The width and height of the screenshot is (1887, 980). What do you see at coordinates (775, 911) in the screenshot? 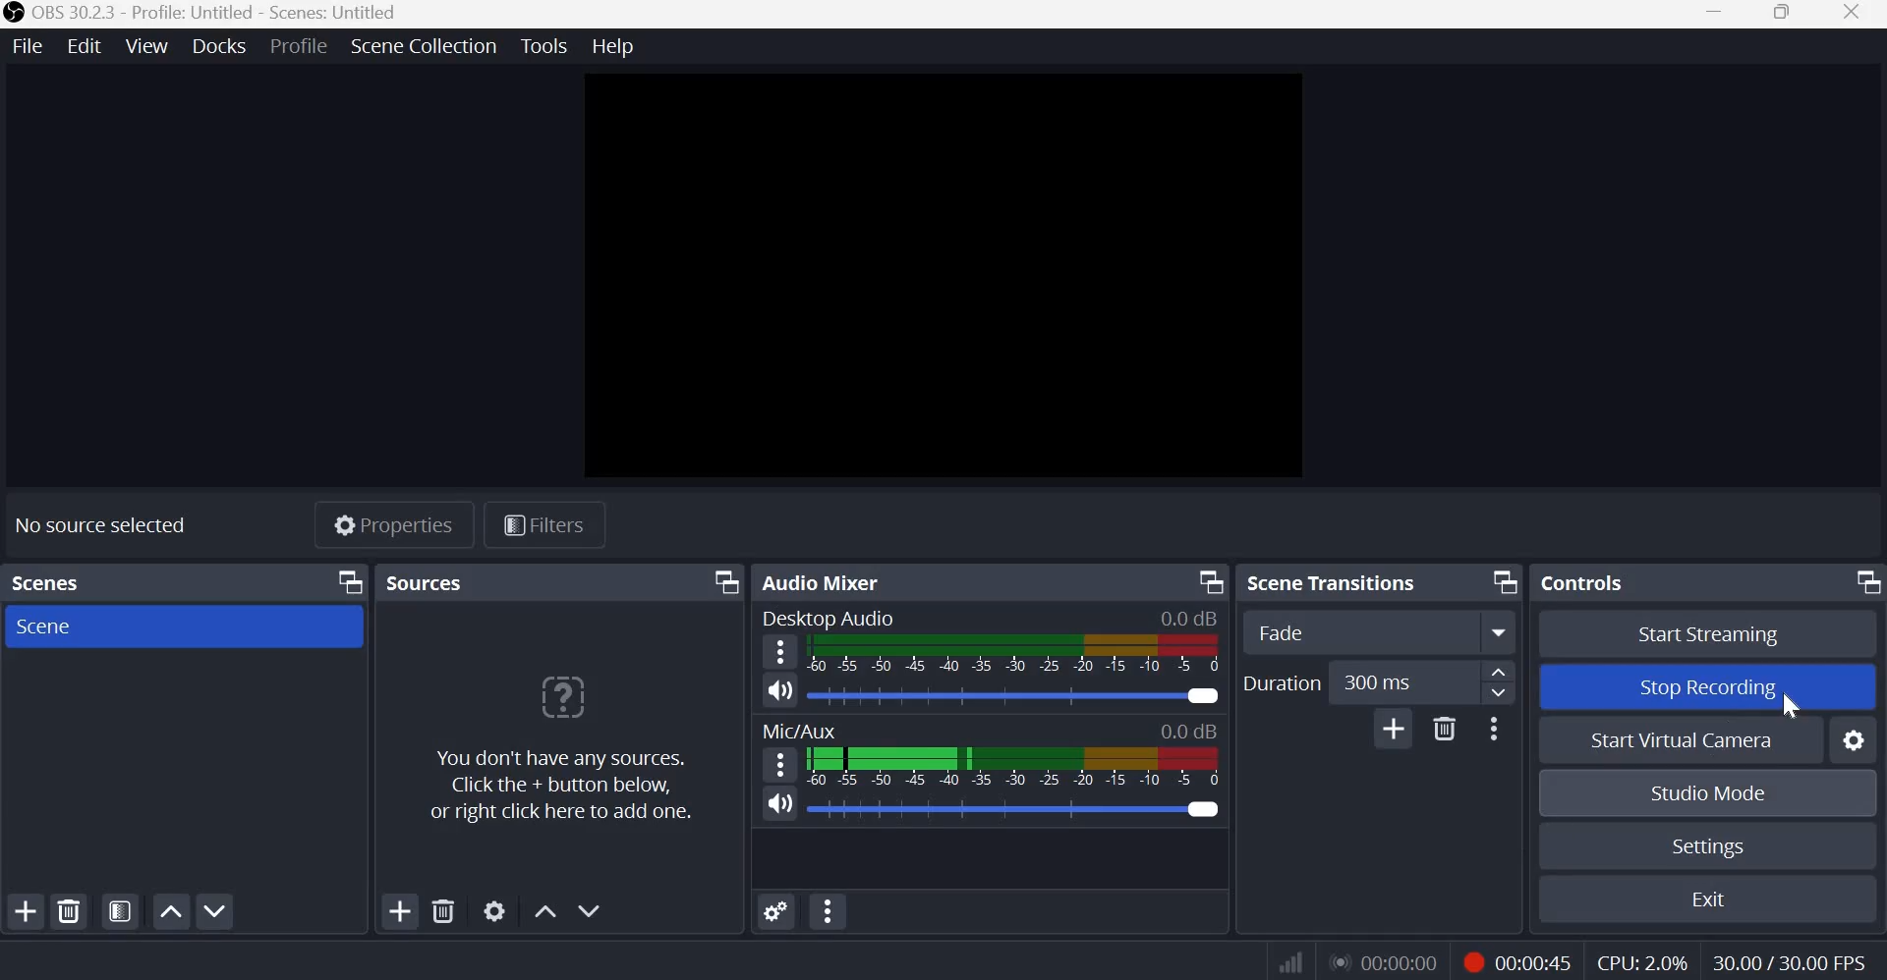
I see `Advances Audio Properties` at bounding box center [775, 911].